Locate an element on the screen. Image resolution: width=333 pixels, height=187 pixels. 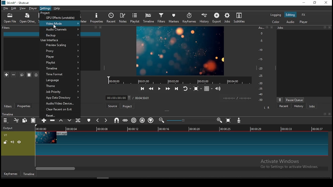
restore is located at coordinates (314, 3).